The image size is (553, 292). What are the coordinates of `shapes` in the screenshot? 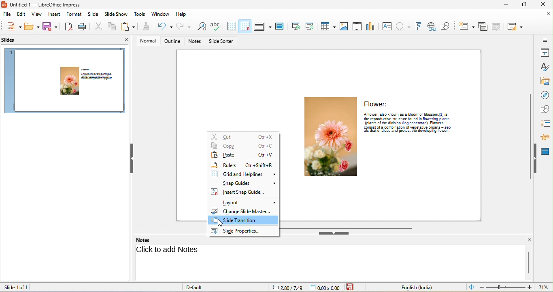 It's located at (545, 109).